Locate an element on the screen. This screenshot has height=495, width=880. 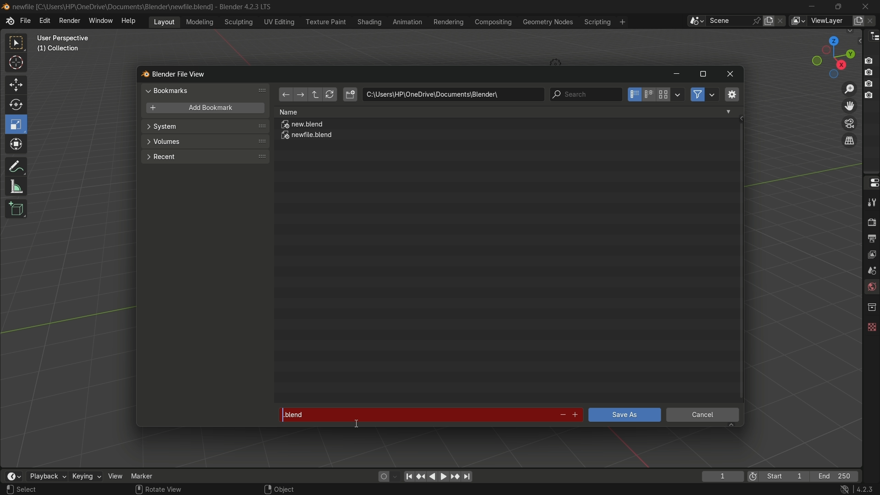
close app is located at coordinates (866, 6).